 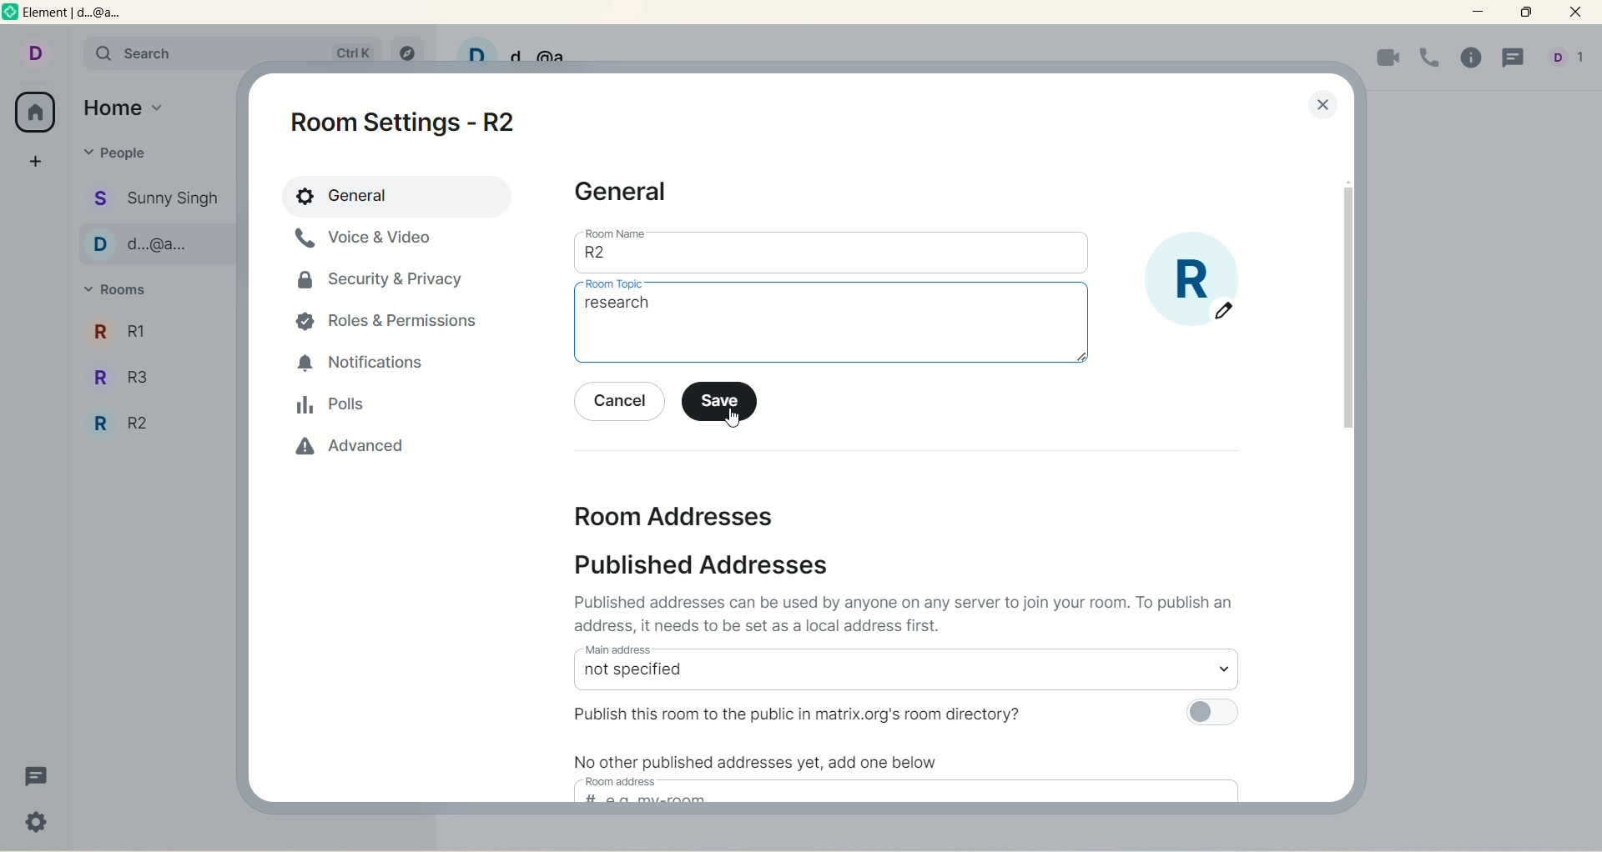 I want to click on voice & video, so click(x=371, y=245).